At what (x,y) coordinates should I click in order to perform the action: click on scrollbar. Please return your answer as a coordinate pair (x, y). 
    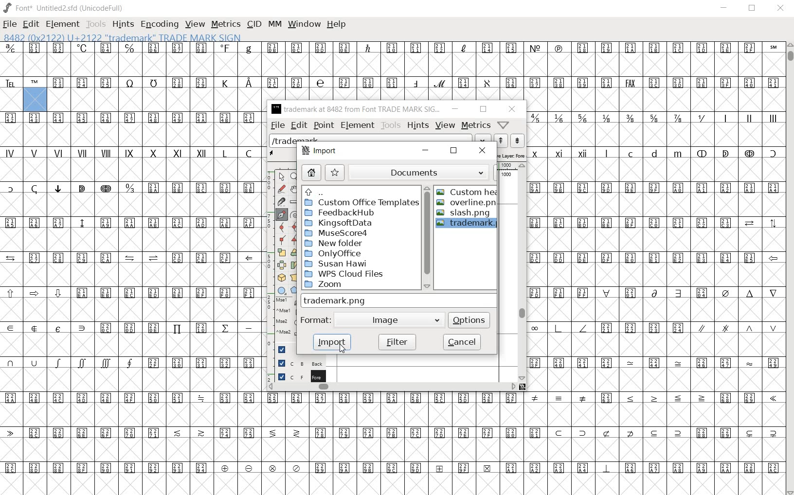
    Looking at the image, I should click on (426, 238).